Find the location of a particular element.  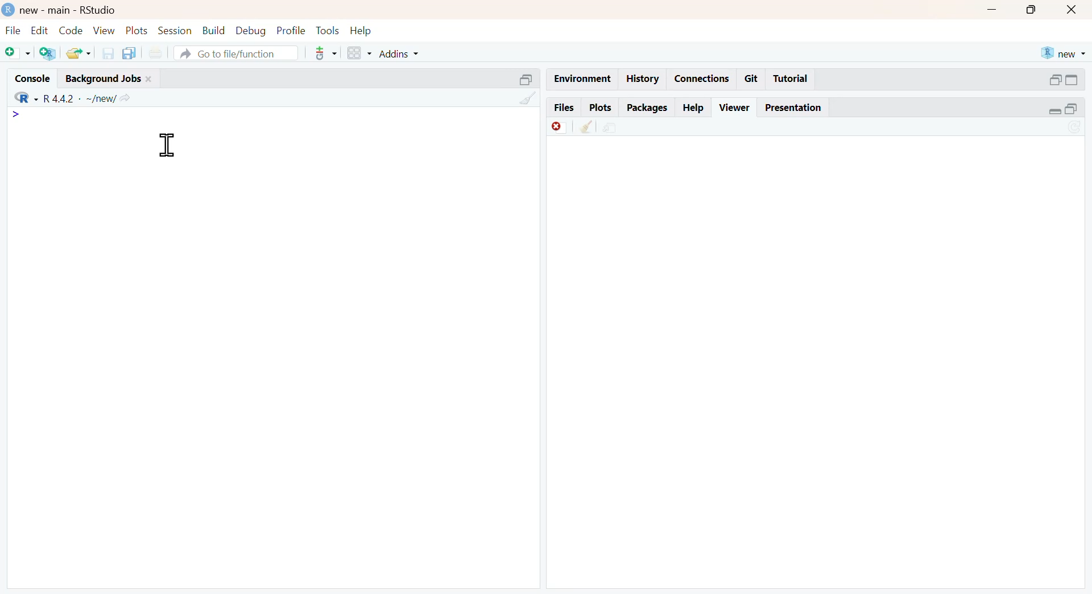

history is located at coordinates (644, 79).